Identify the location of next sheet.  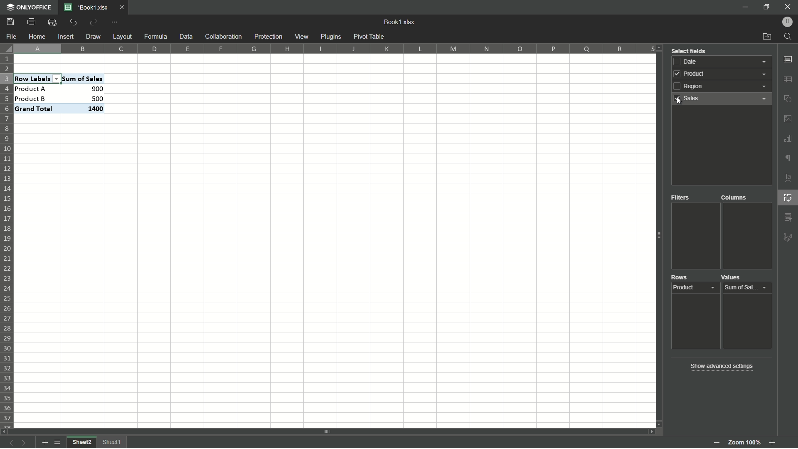
(26, 443).